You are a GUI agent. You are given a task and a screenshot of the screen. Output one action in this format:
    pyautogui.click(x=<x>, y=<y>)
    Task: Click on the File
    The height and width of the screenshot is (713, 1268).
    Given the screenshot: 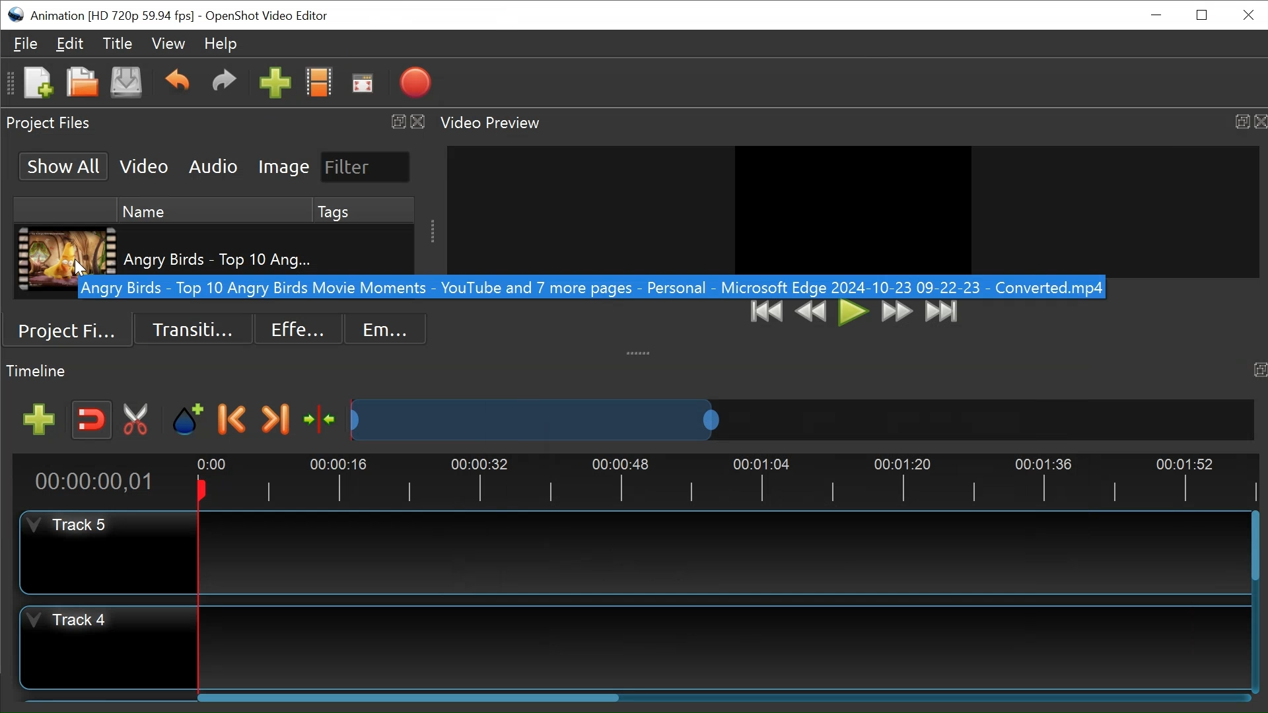 What is the action you would take?
    pyautogui.click(x=26, y=44)
    